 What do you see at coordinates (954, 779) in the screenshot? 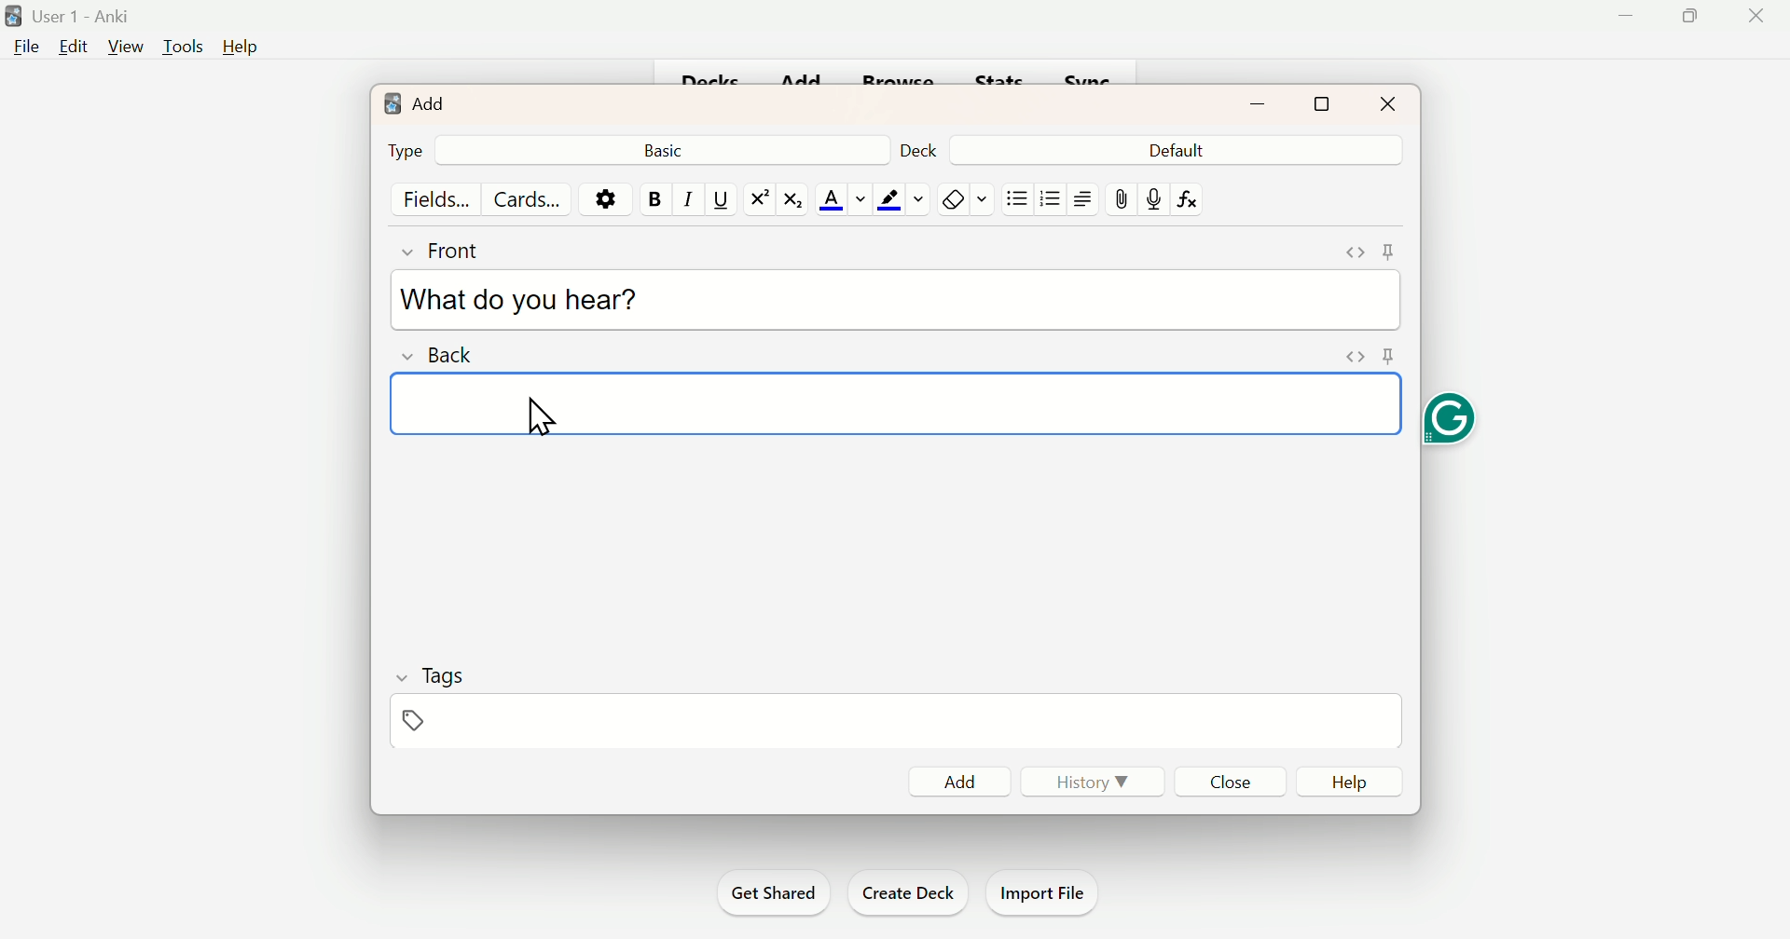
I see `Add` at bounding box center [954, 779].